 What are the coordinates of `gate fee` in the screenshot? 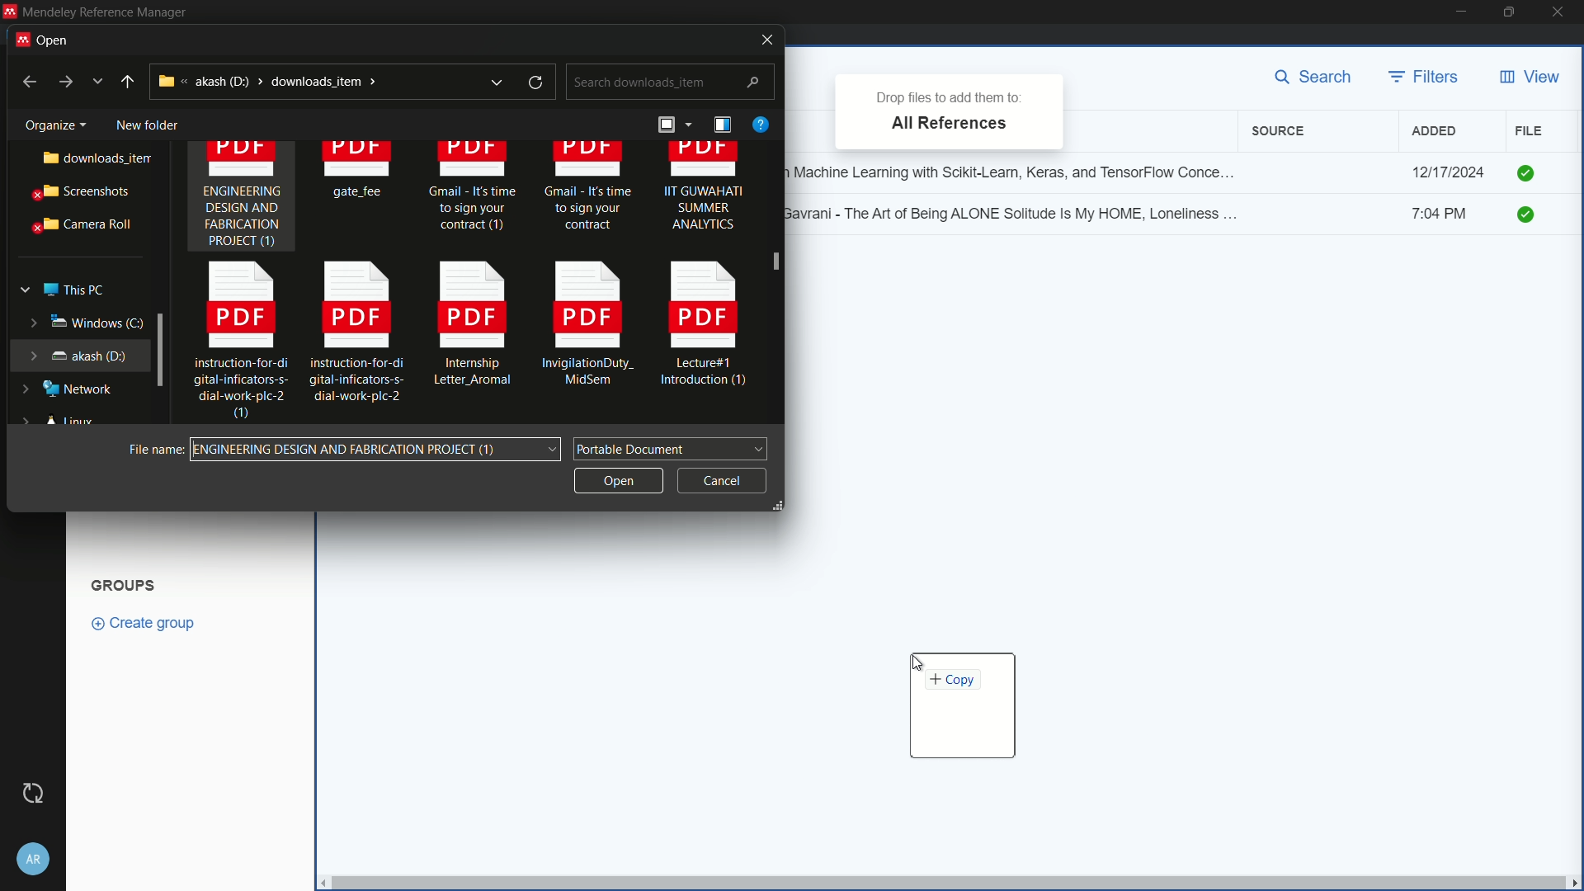 It's located at (361, 173).